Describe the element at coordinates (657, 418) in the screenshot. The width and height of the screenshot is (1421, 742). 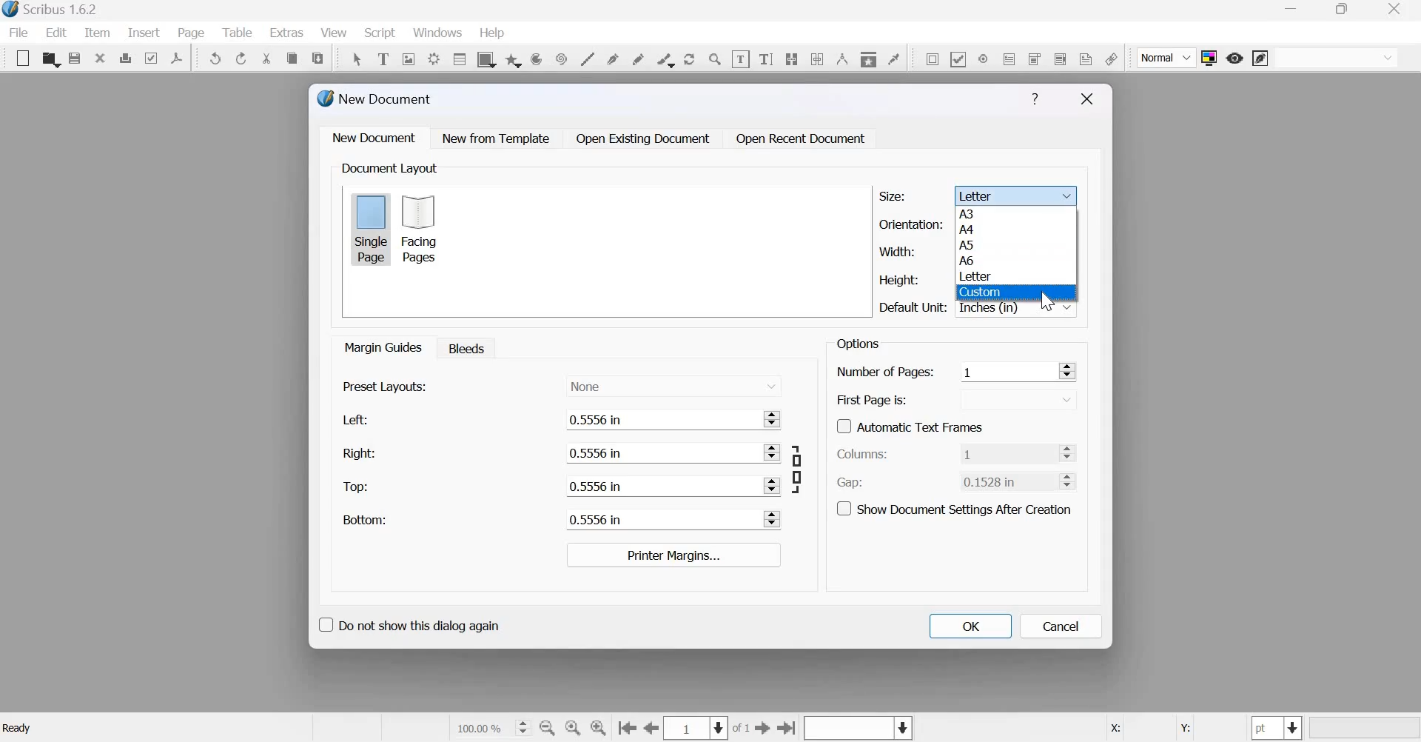
I see `0.5556 in` at that location.